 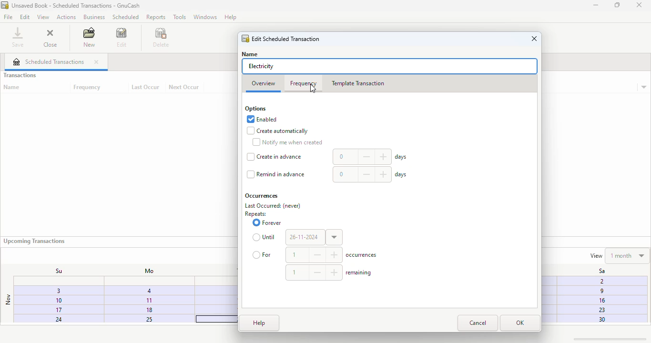 I want to click on Mo, so click(x=146, y=271).